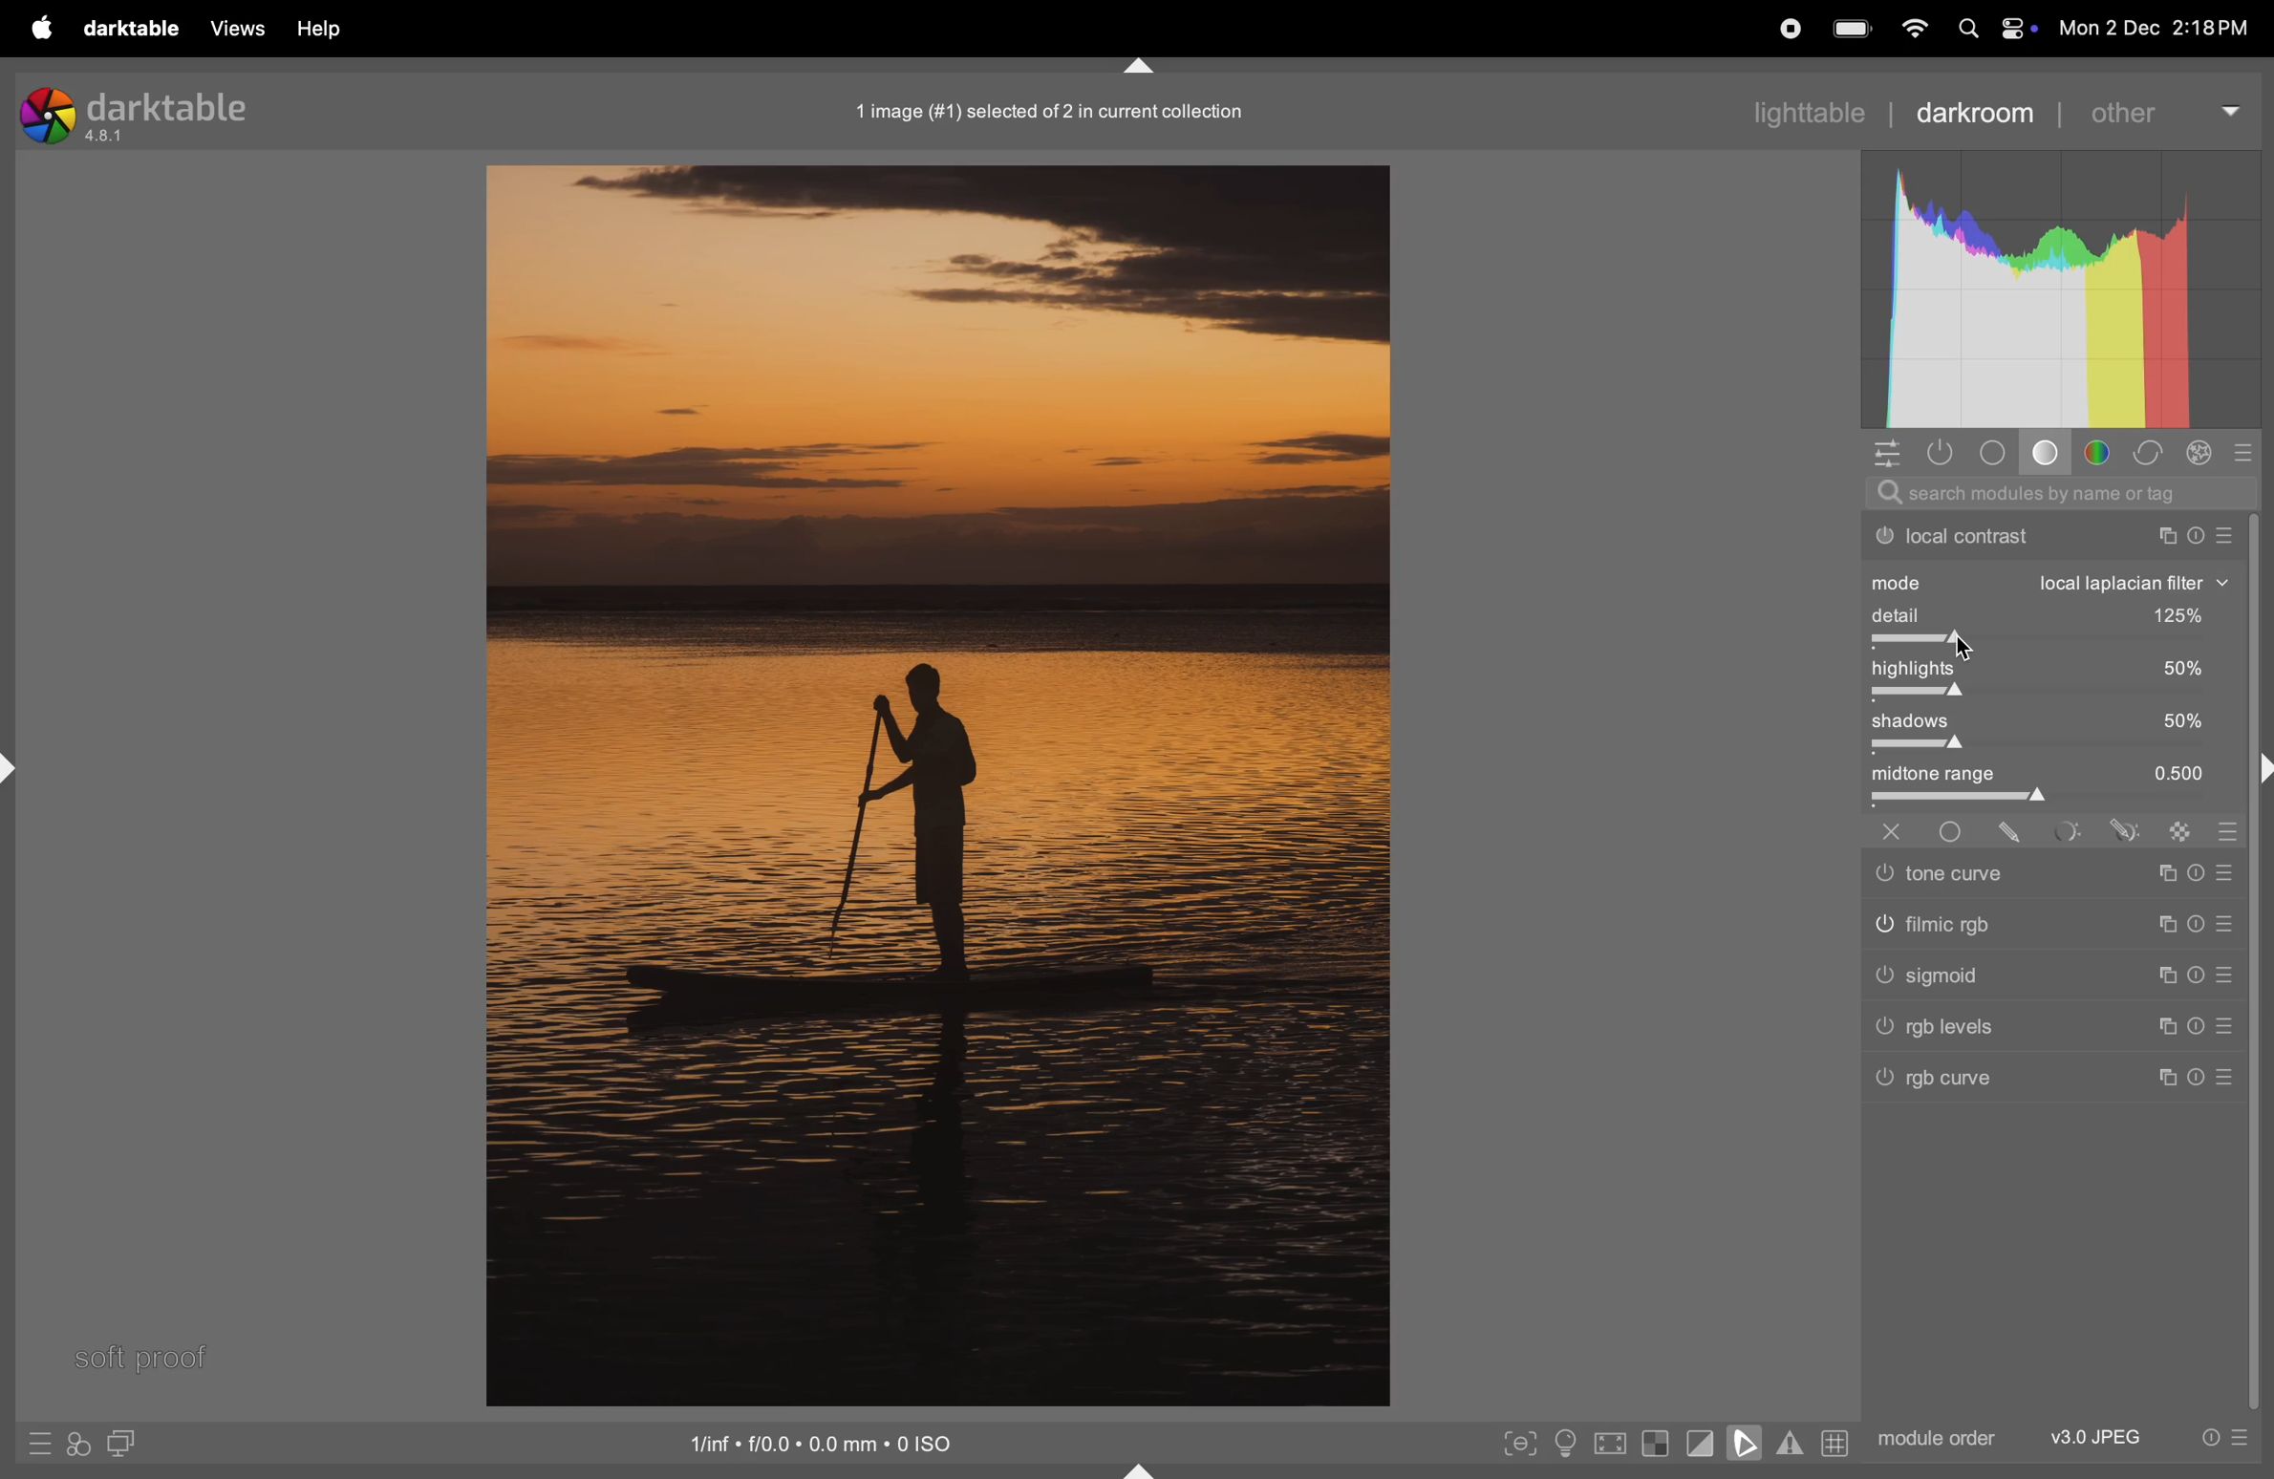 This screenshot has height=1479, width=2274. I want to click on record, so click(1795, 30).